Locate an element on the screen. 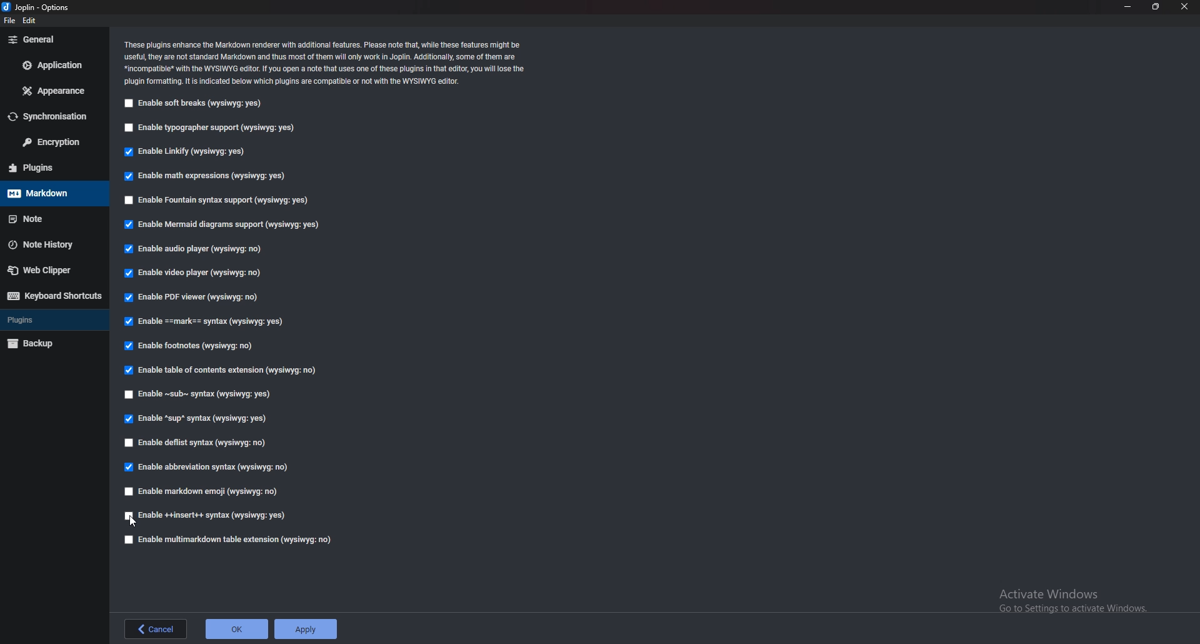 The width and height of the screenshot is (1200, 644). Enable deflist syntax (wysiwyg: no) is located at coordinates (197, 443).